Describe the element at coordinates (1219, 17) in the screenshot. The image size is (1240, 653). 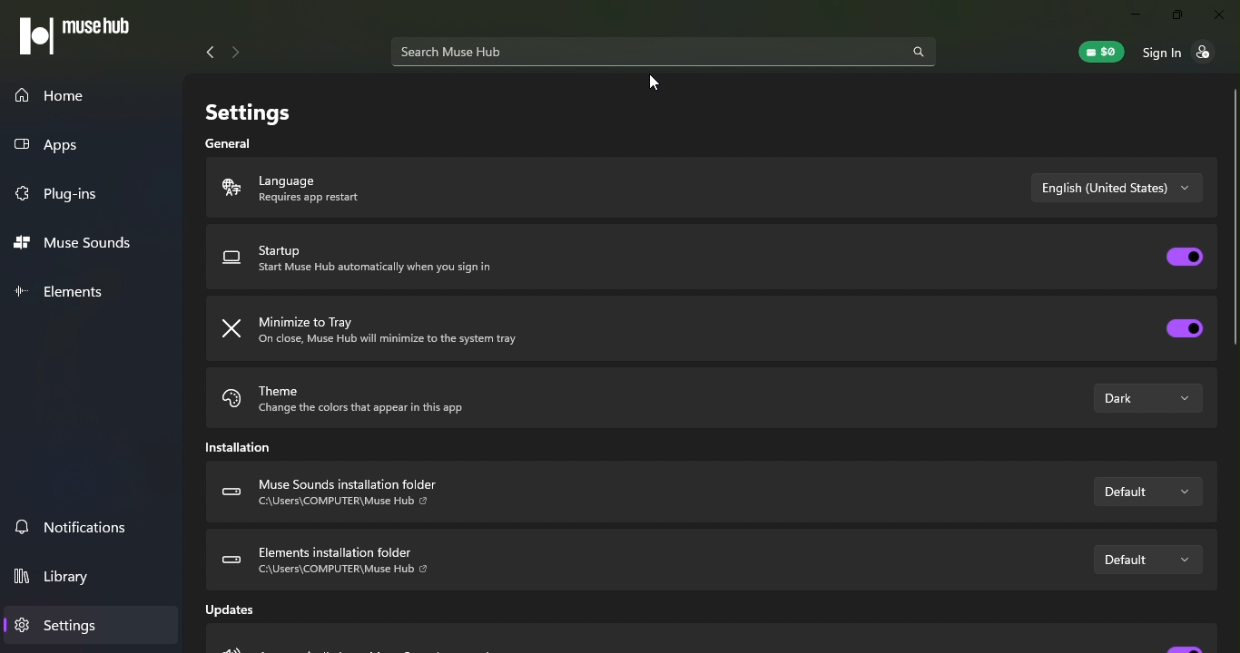
I see `Close` at that location.